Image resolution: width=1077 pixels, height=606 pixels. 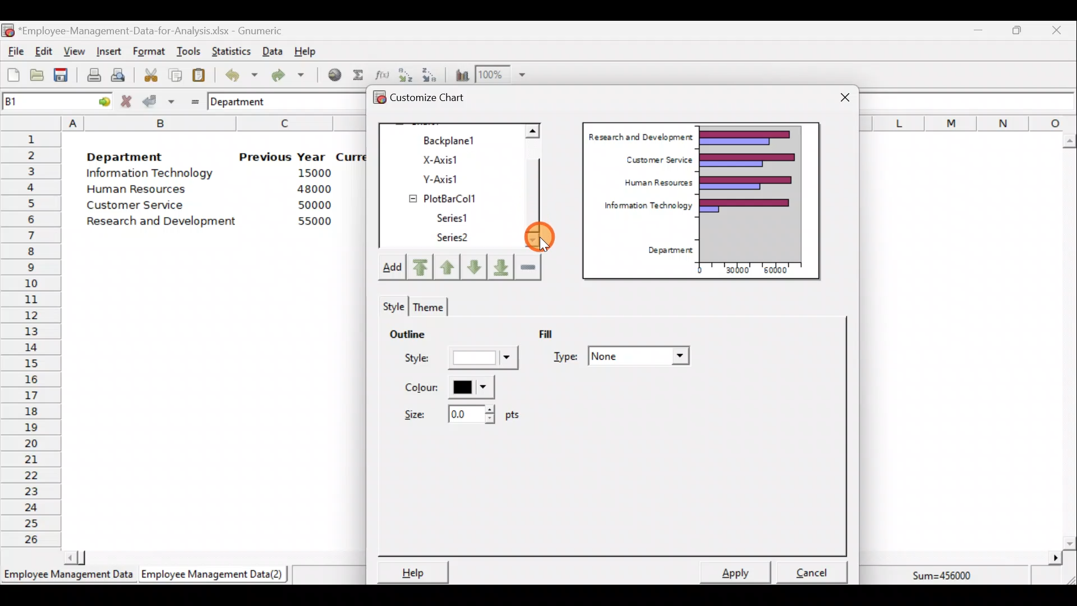 What do you see at coordinates (407, 332) in the screenshot?
I see `Outline` at bounding box center [407, 332].